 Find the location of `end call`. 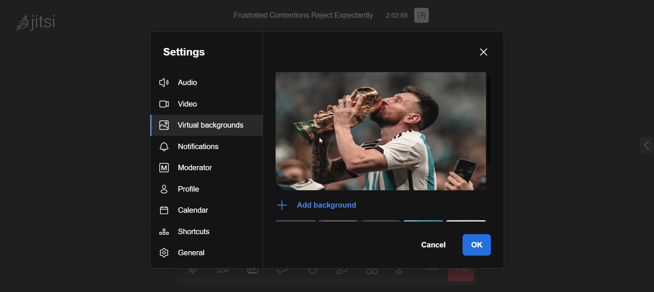

end call is located at coordinates (462, 275).